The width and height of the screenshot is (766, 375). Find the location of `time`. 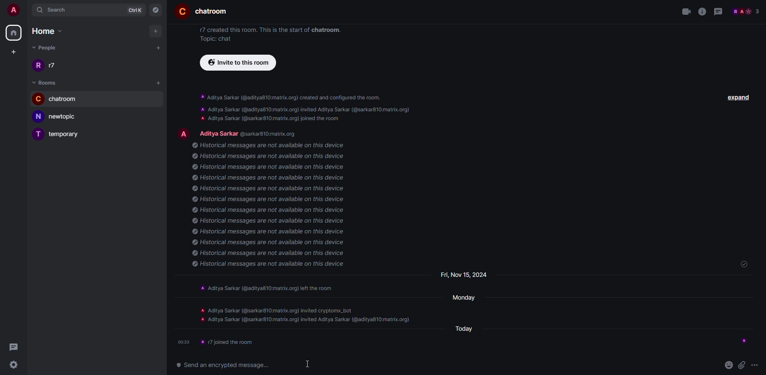

time is located at coordinates (184, 341).